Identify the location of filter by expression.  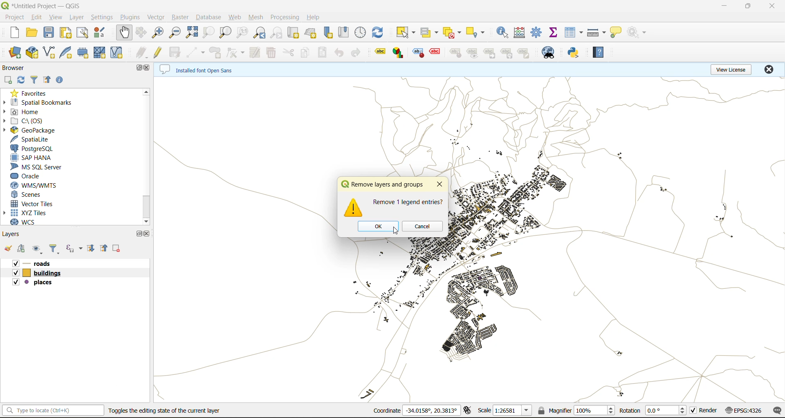
(74, 248).